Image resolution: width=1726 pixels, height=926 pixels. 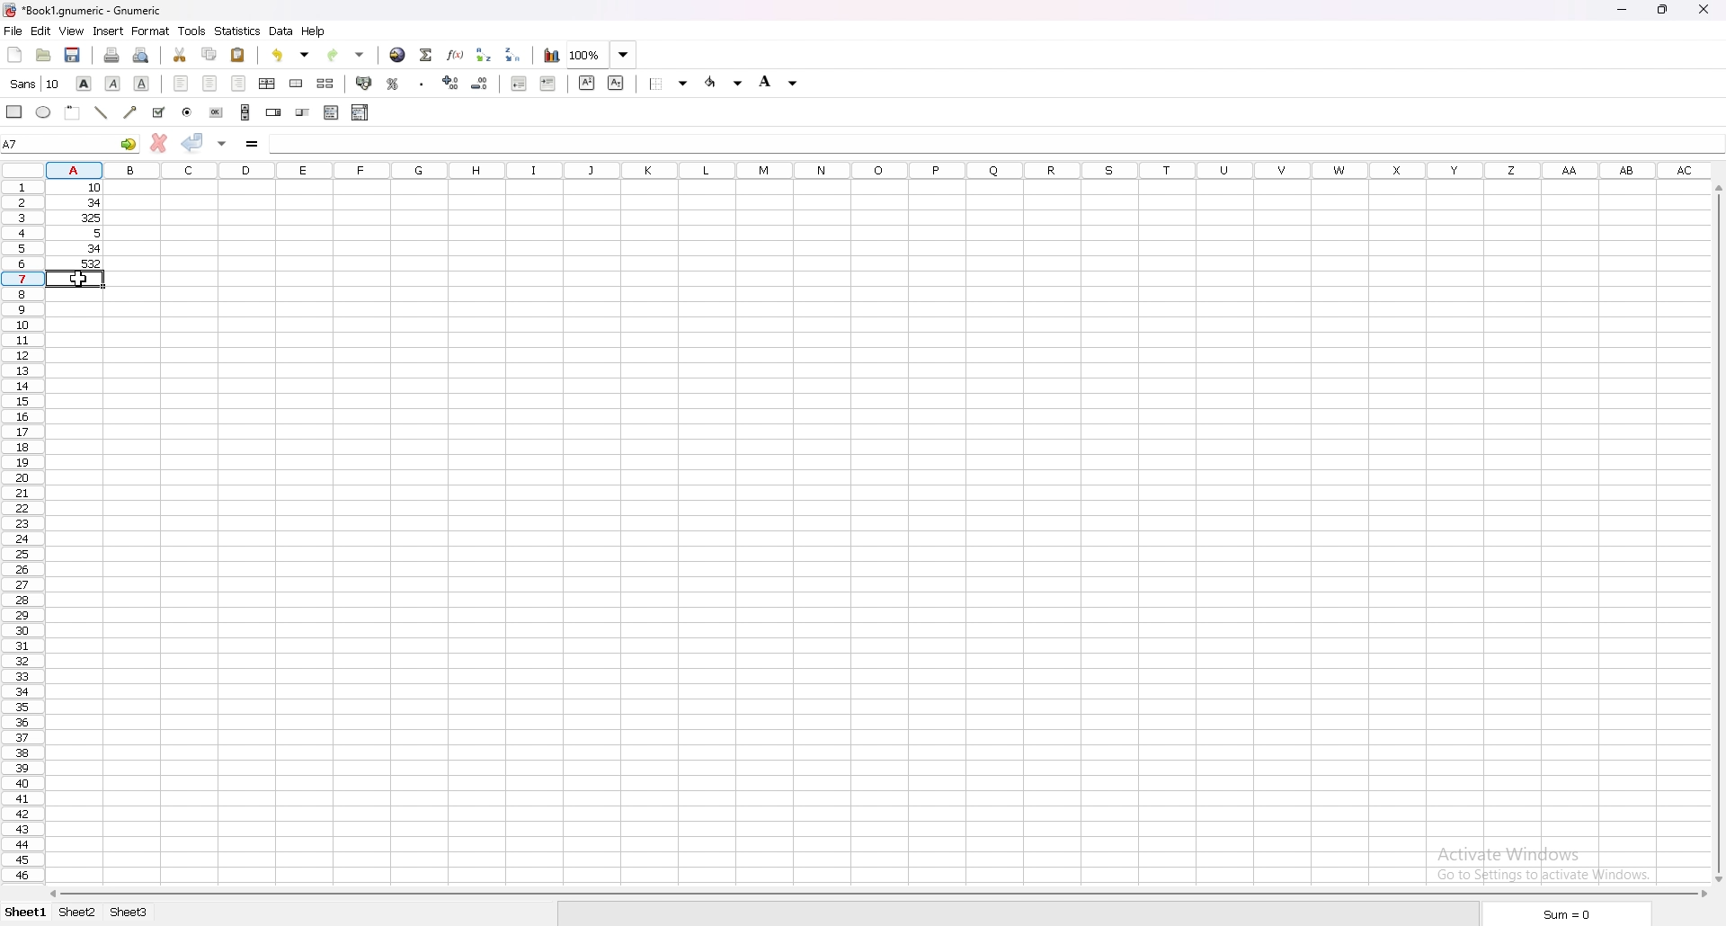 What do you see at coordinates (16, 54) in the screenshot?
I see `new` at bounding box center [16, 54].